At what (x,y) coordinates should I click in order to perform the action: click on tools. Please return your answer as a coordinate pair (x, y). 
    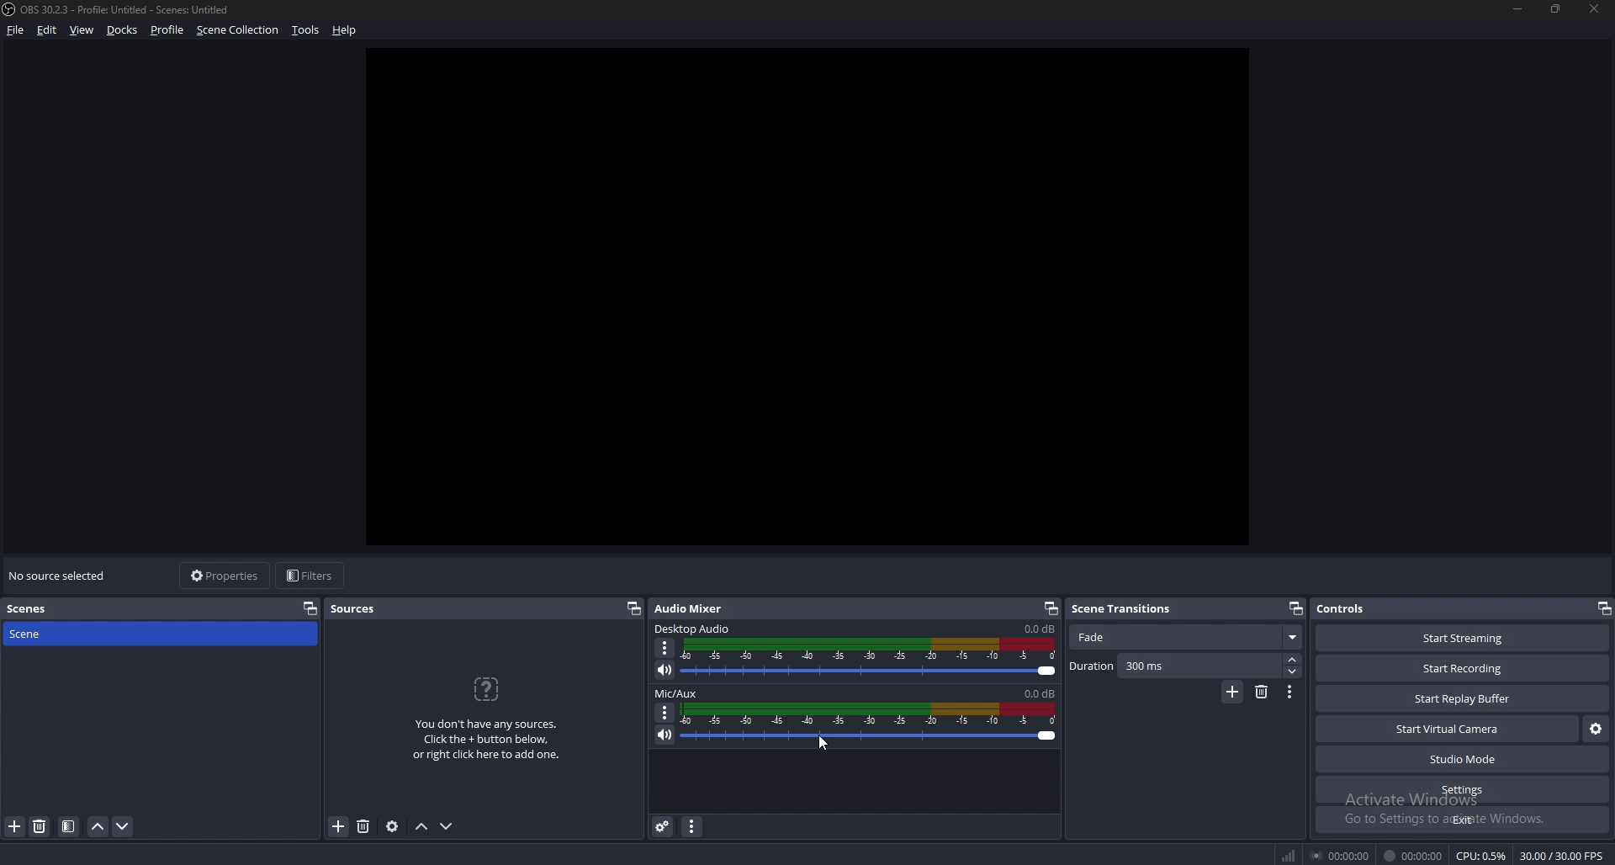
    Looking at the image, I should click on (307, 29).